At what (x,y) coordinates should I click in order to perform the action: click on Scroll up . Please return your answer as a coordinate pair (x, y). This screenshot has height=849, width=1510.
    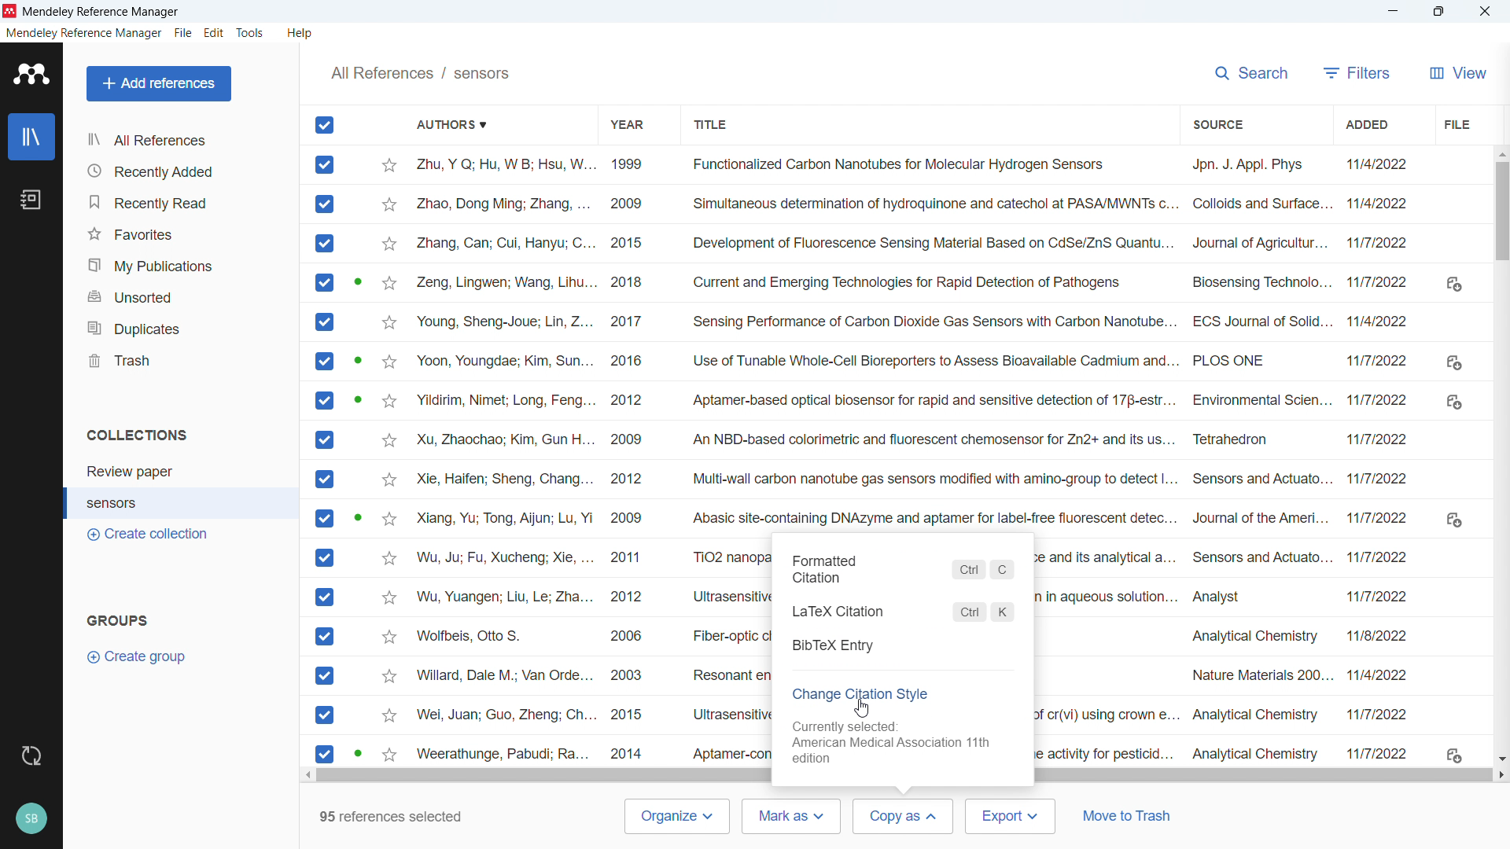
    Looking at the image, I should click on (1501, 154).